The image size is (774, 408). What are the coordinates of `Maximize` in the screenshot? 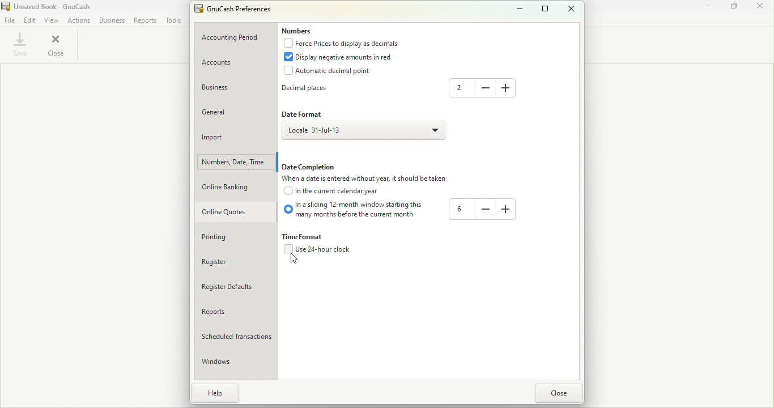 It's located at (733, 7).